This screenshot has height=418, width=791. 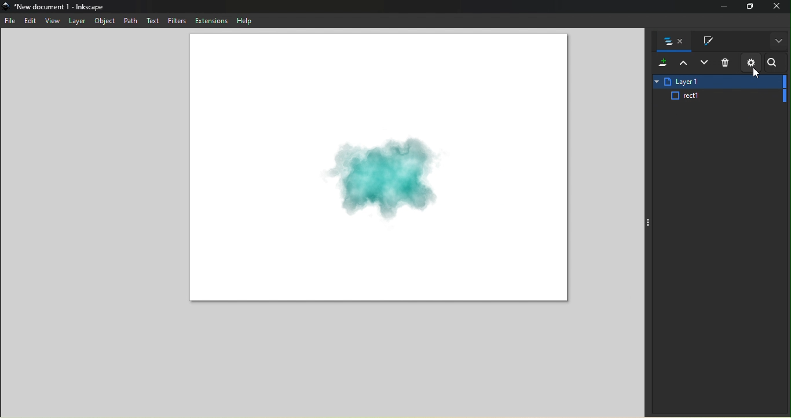 What do you see at coordinates (211, 20) in the screenshot?
I see `Extensions` at bounding box center [211, 20].